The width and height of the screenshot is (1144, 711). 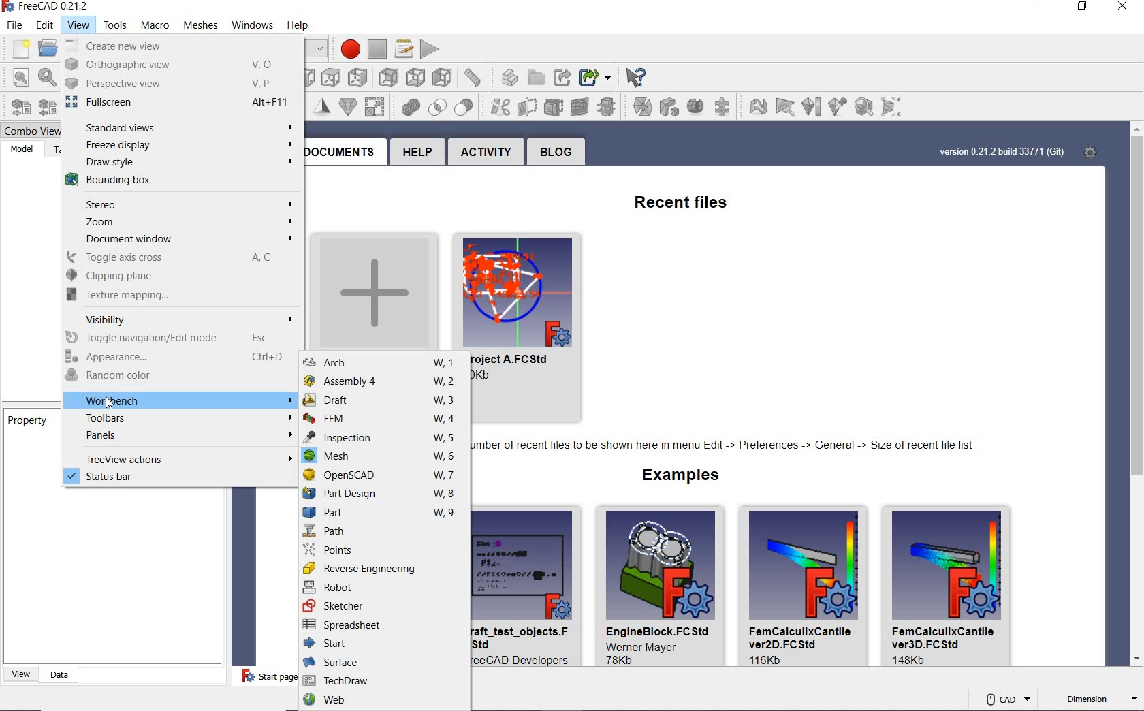 What do you see at coordinates (323, 104) in the screenshot?
I see `decimation` at bounding box center [323, 104].